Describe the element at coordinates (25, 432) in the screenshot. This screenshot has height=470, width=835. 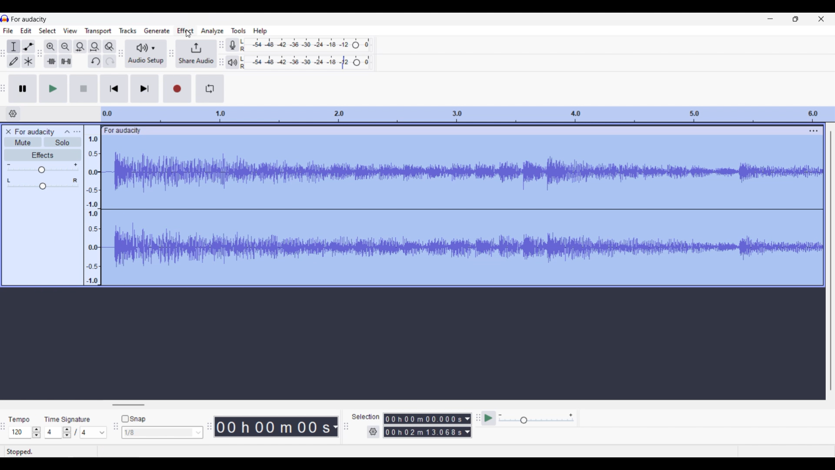
I see `Tempo settings` at that location.